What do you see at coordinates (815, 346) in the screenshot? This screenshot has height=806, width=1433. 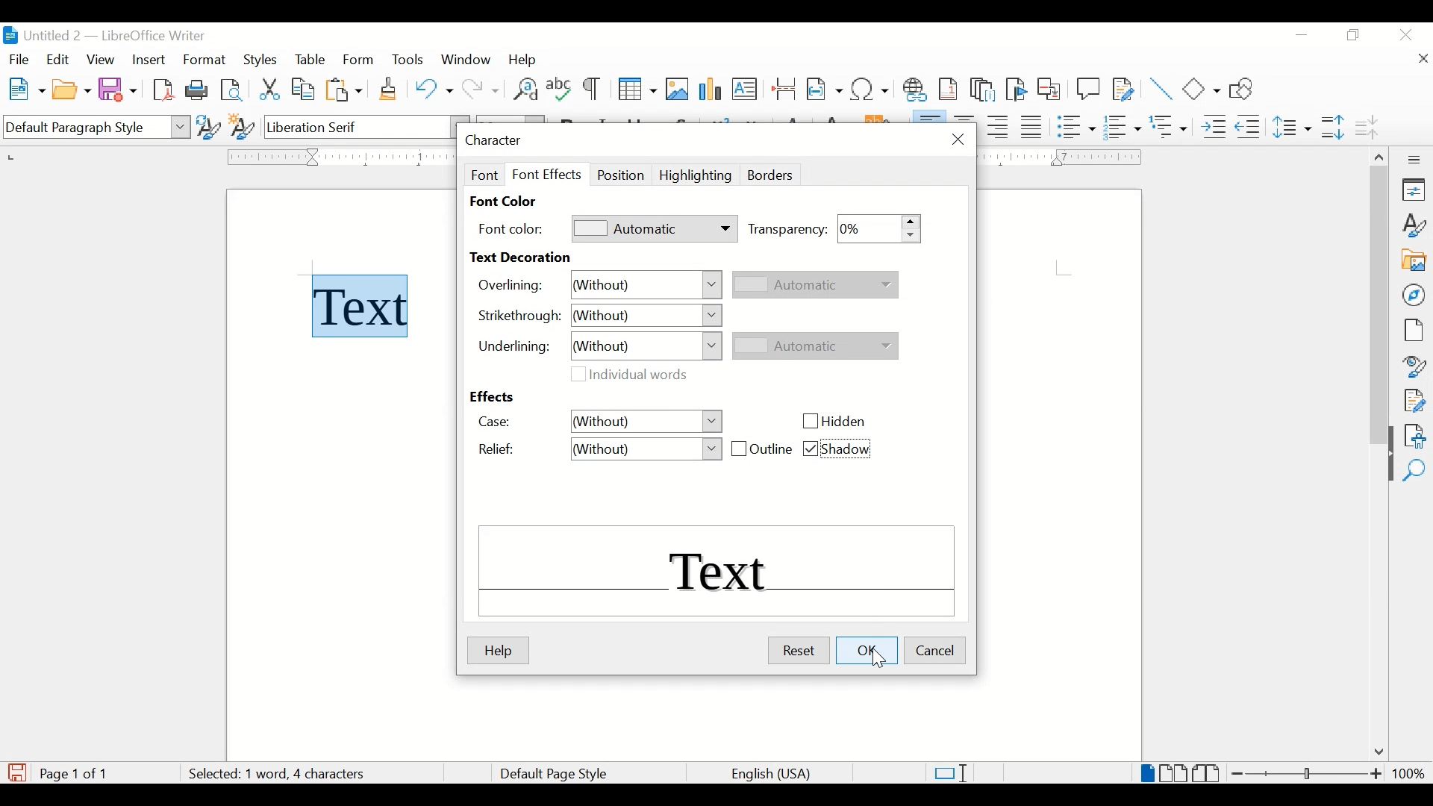 I see `automatic` at bounding box center [815, 346].